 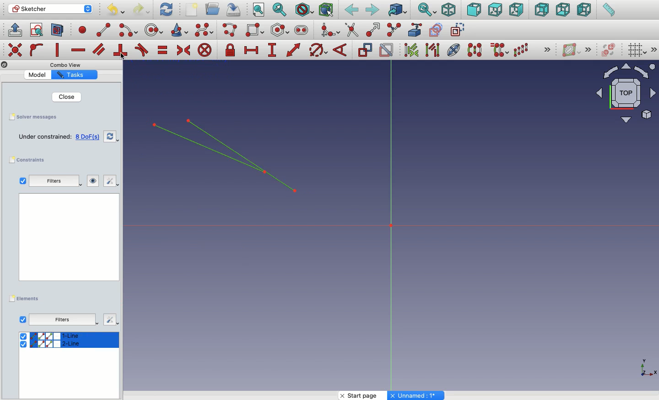 What do you see at coordinates (232, 50) in the screenshot?
I see `Constrain lock` at bounding box center [232, 50].